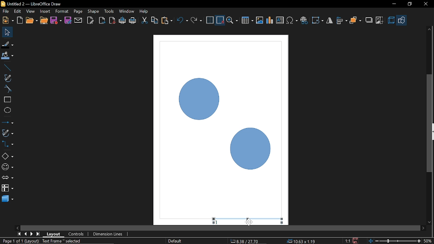 The width and height of the screenshot is (434, 244). Describe the element at coordinates (79, 20) in the screenshot. I see `Attach` at that location.